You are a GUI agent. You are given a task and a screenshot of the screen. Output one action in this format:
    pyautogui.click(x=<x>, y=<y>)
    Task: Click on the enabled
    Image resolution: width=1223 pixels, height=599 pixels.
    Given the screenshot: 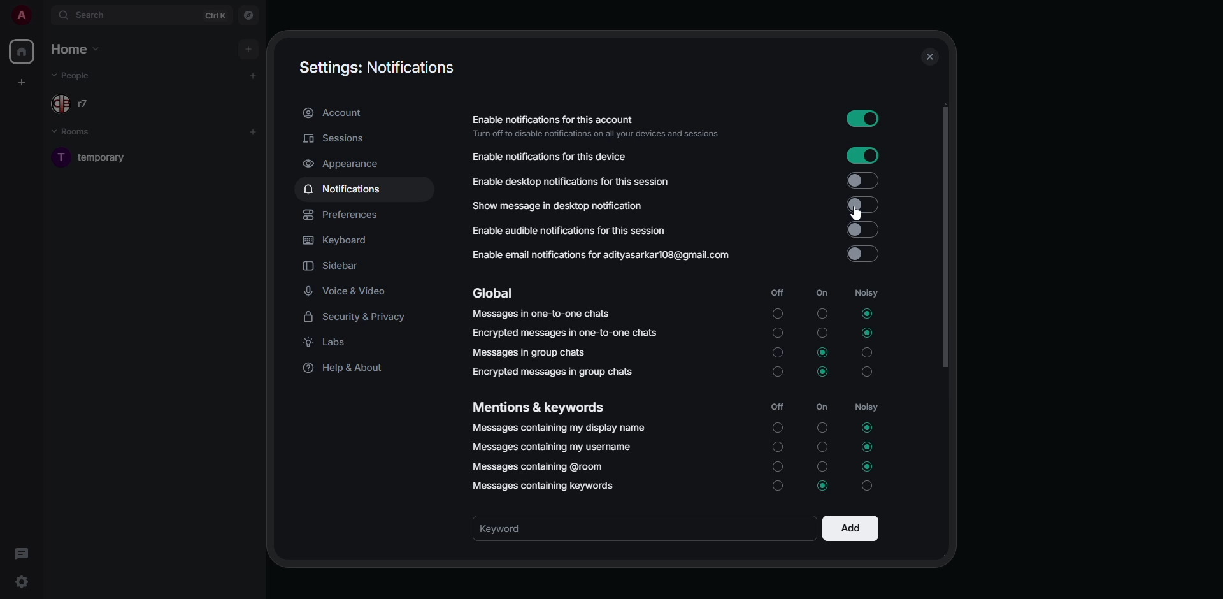 What is the action you would take?
    pyautogui.click(x=864, y=118)
    